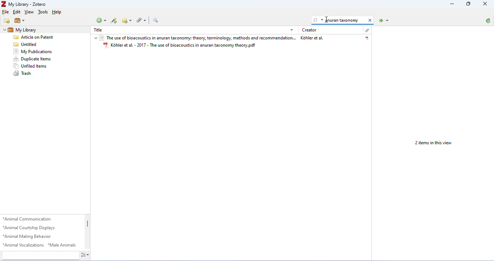 This screenshot has width=494, height=261. I want to click on Attachment Type, so click(367, 30).